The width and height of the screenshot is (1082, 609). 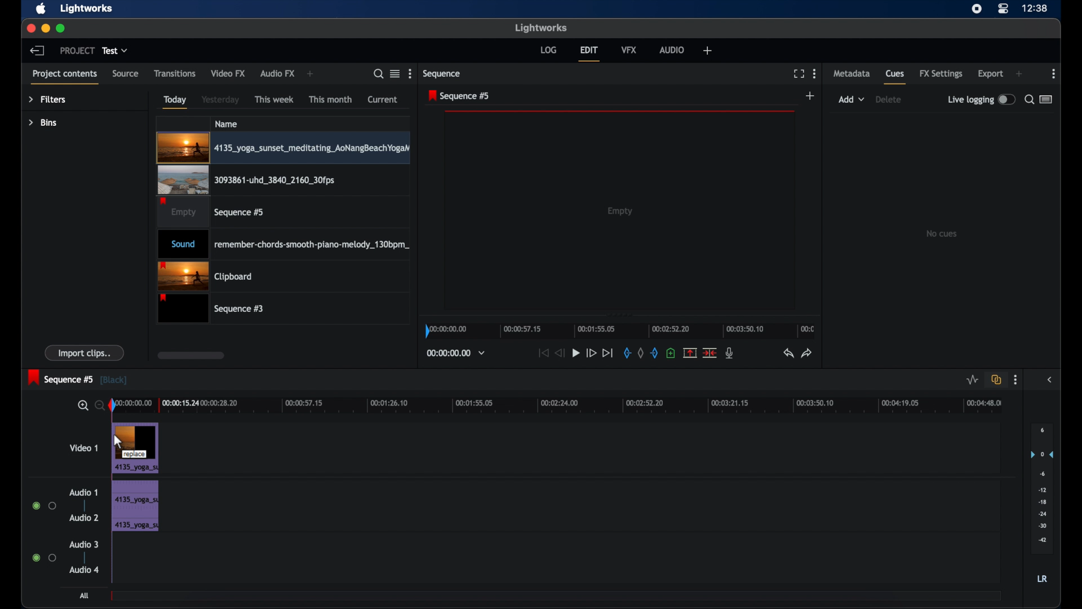 What do you see at coordinates (1043, 579) in the screenshot?
I see `lr` at bounding box center [1043, 579].